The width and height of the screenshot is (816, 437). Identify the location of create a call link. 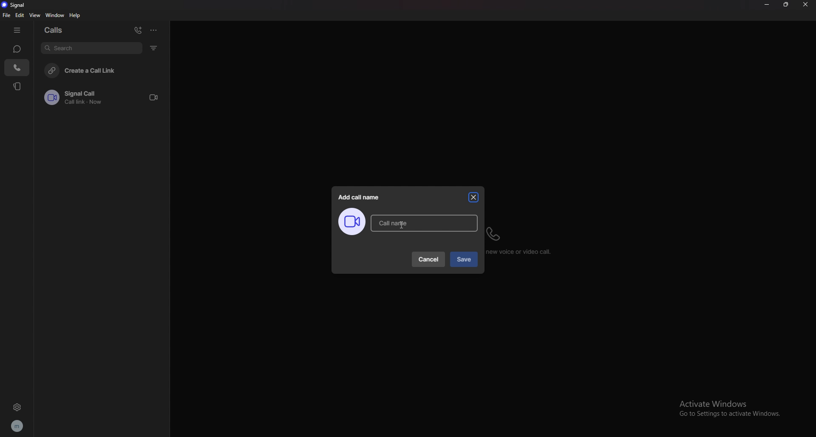
(105, 70).